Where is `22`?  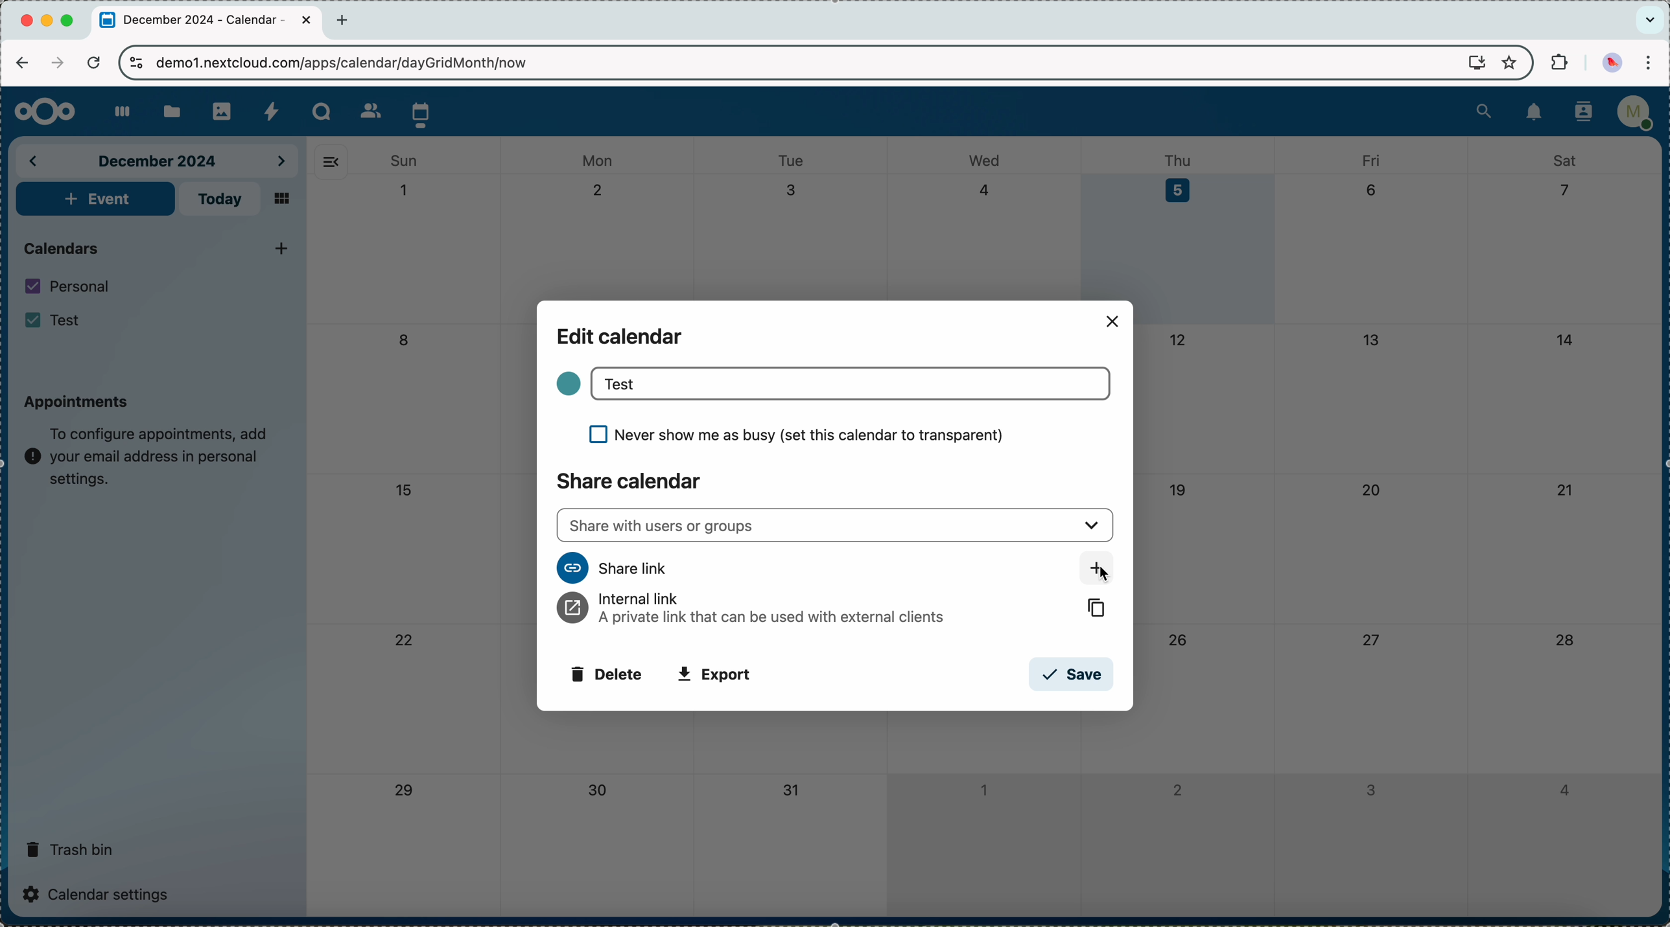
22 is located at coordinates (405, 643).